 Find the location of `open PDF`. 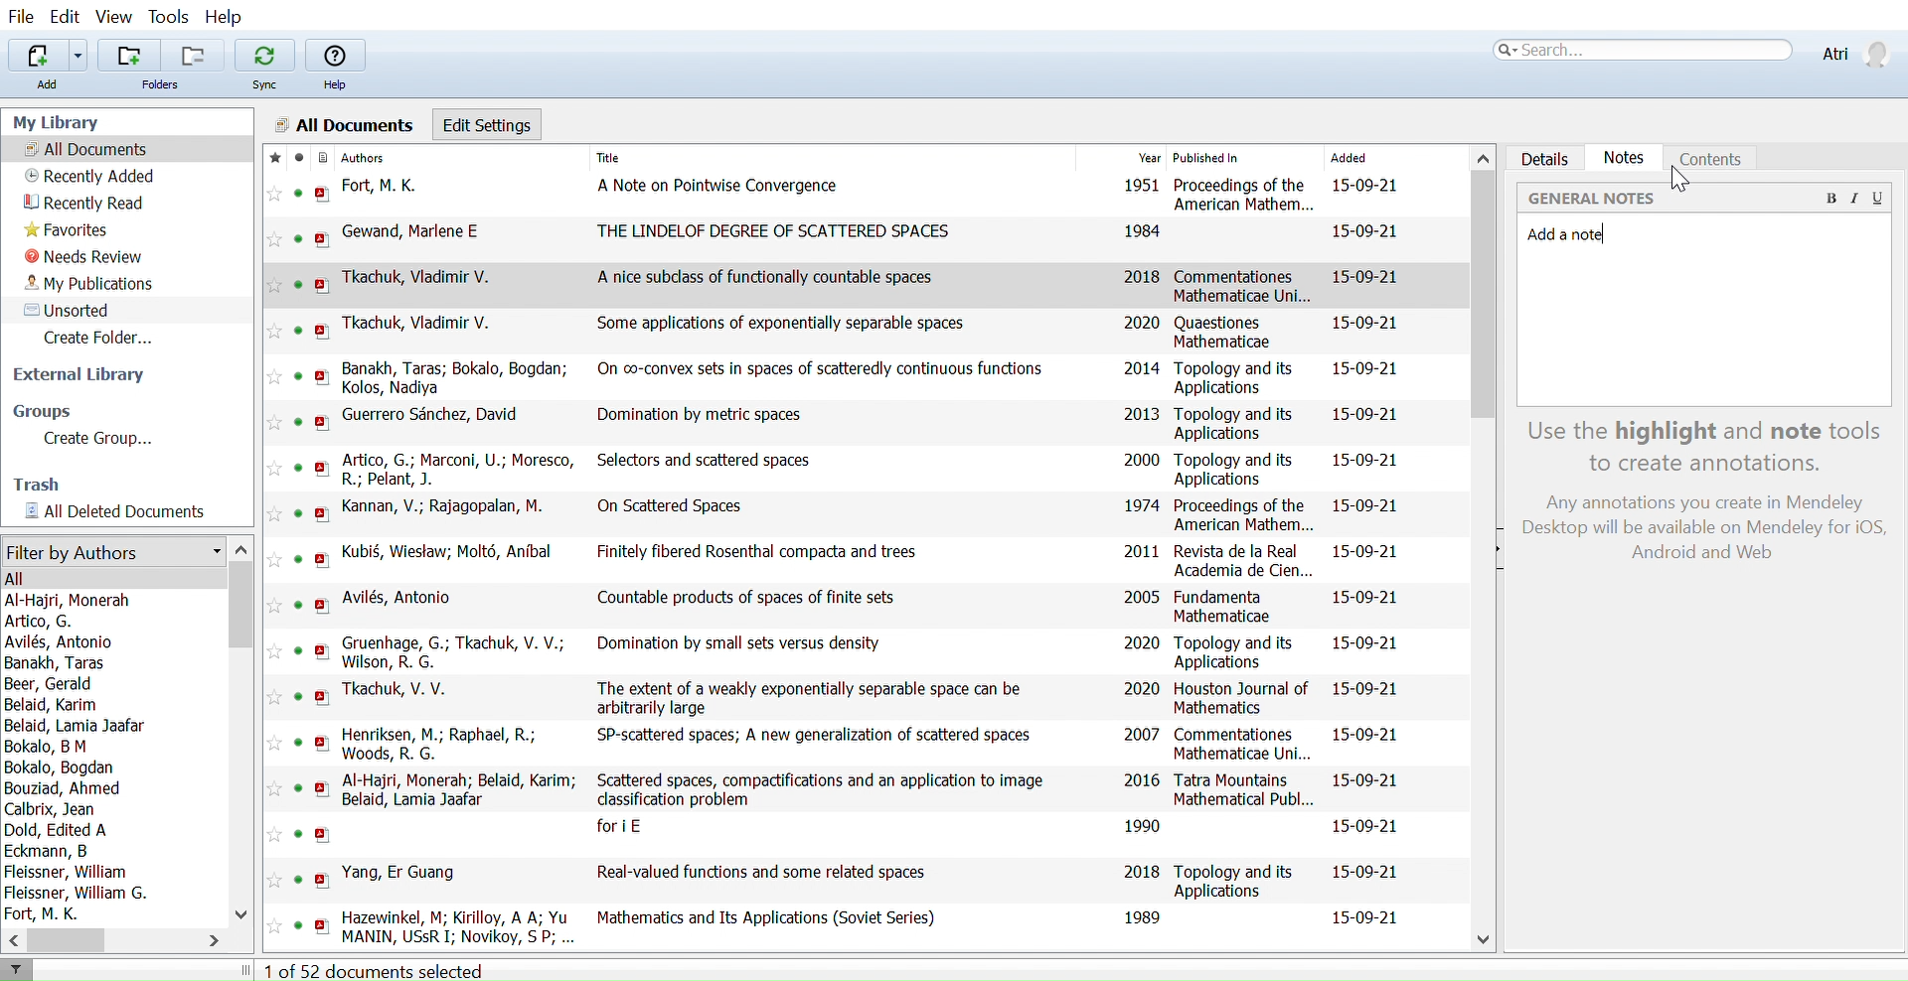

open PDF is located at coordinates (322, 240).